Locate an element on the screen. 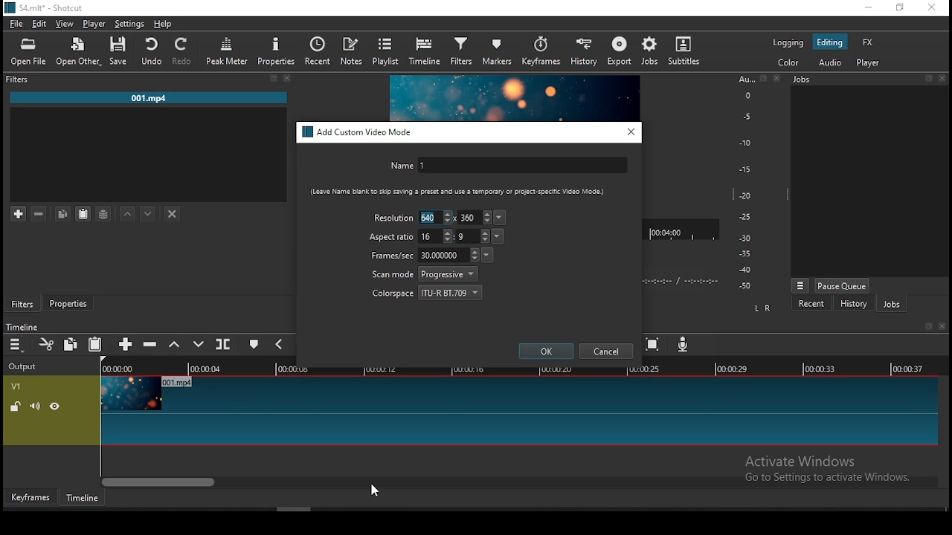 This screenshot has width=952, height=535. minimize is located at coordinates (868, 8).